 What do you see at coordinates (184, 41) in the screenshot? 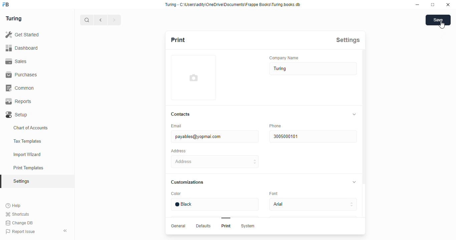
I see `Print` at bounding box center [184, 41].